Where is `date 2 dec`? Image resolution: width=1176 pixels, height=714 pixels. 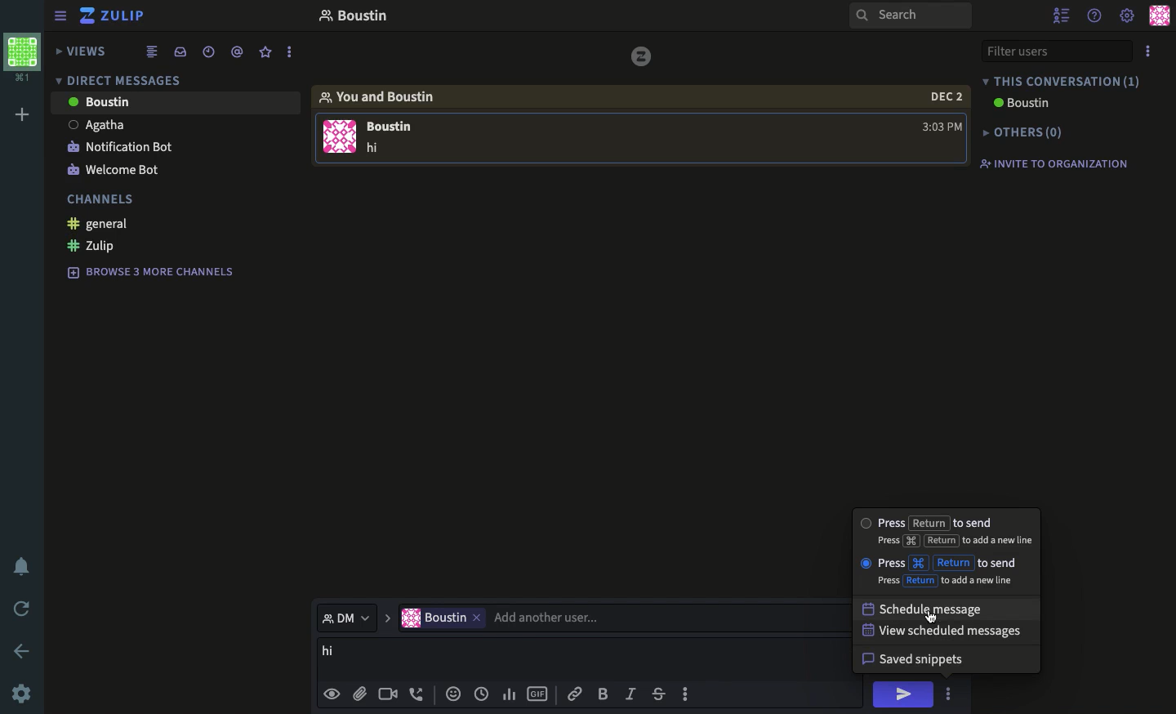 date 2 dec is located at coordinates (940, 97).